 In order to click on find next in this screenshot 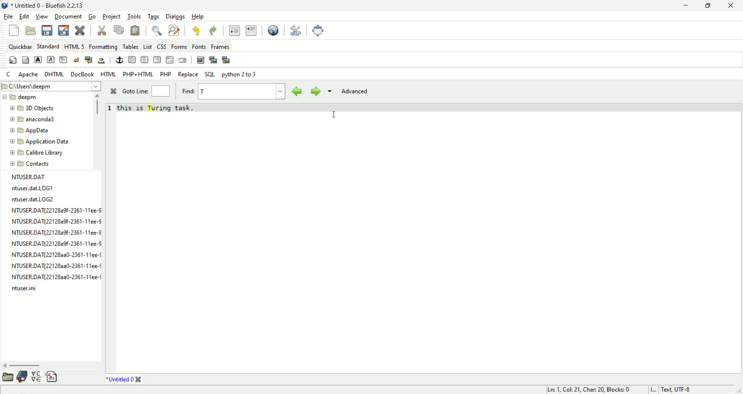, I will do `click(314, 91)`.